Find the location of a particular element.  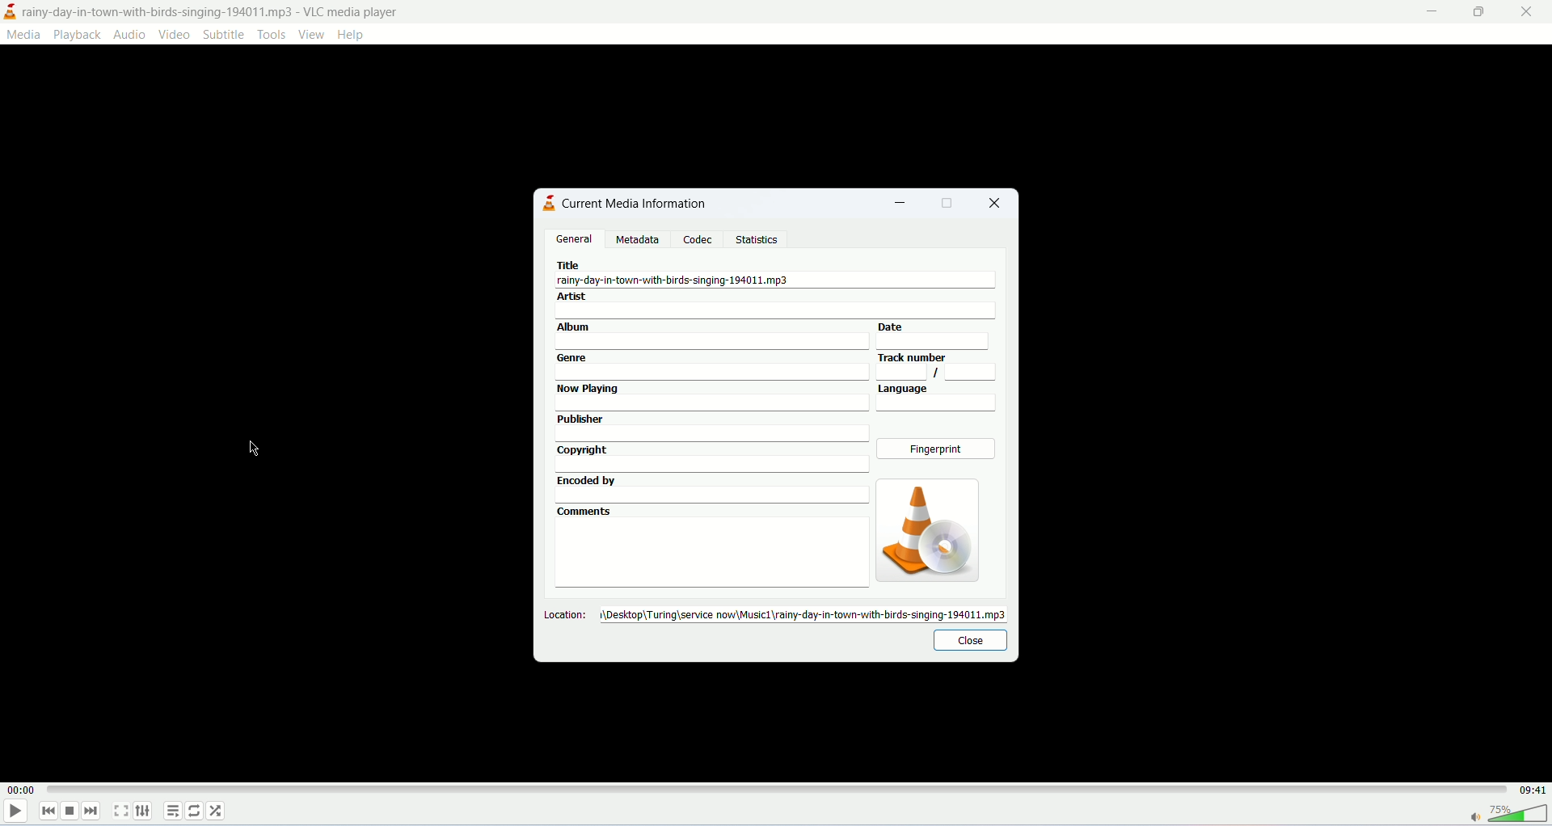

subtitle is located at coordinates (223, 34).